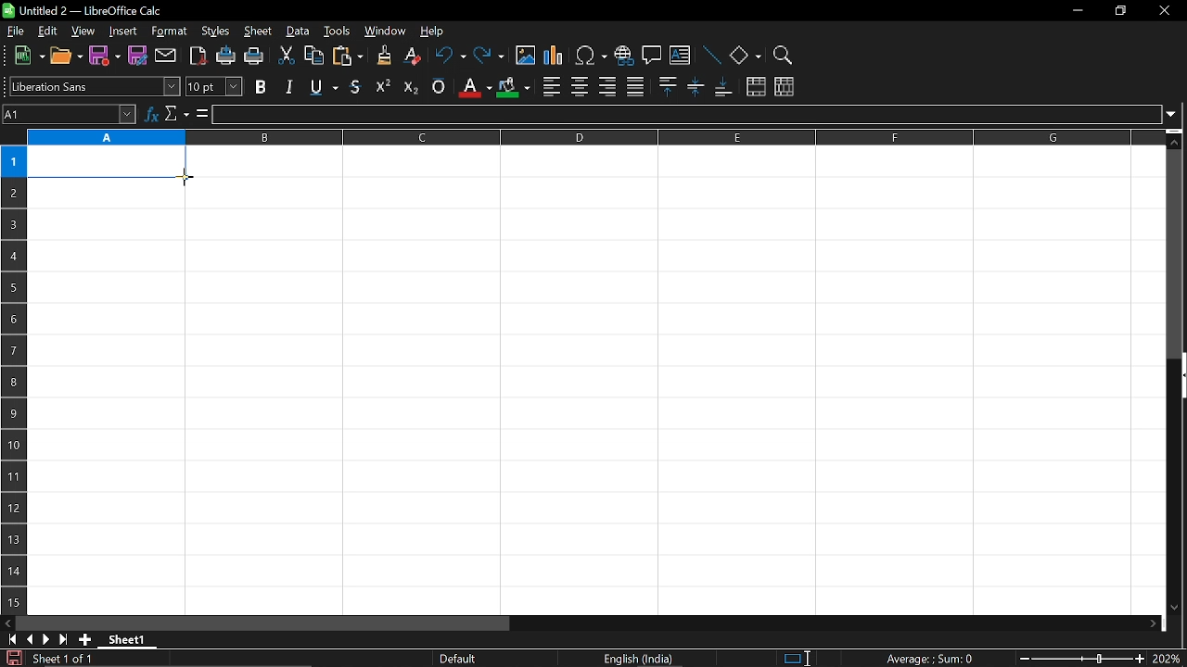 This screenshot has width=1187, height=667. Describe the element at coordinates (11, 359) in the screenshot. I see `rows` at that location.